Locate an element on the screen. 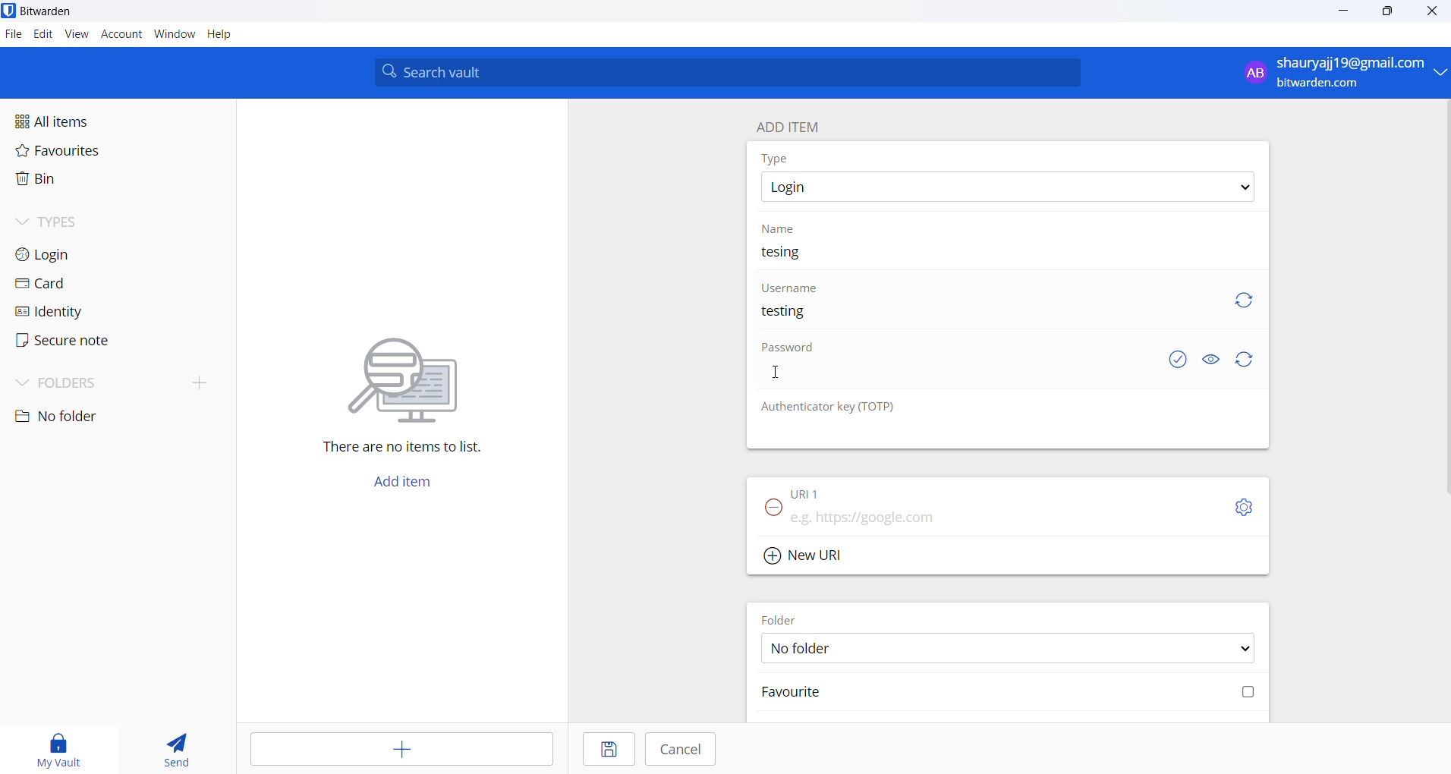  File is located at coordinates (12, 35).